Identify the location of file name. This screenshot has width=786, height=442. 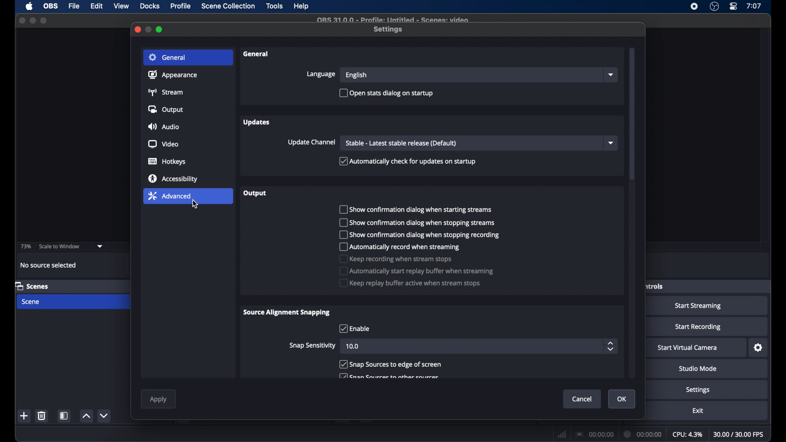
(393, 20).